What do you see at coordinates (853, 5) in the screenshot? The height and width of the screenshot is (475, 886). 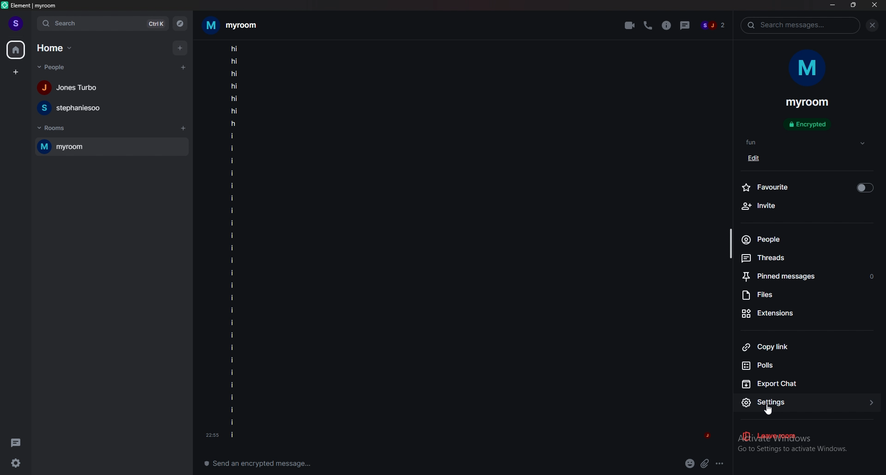 I see `resize` at bounding box center [853, 5].